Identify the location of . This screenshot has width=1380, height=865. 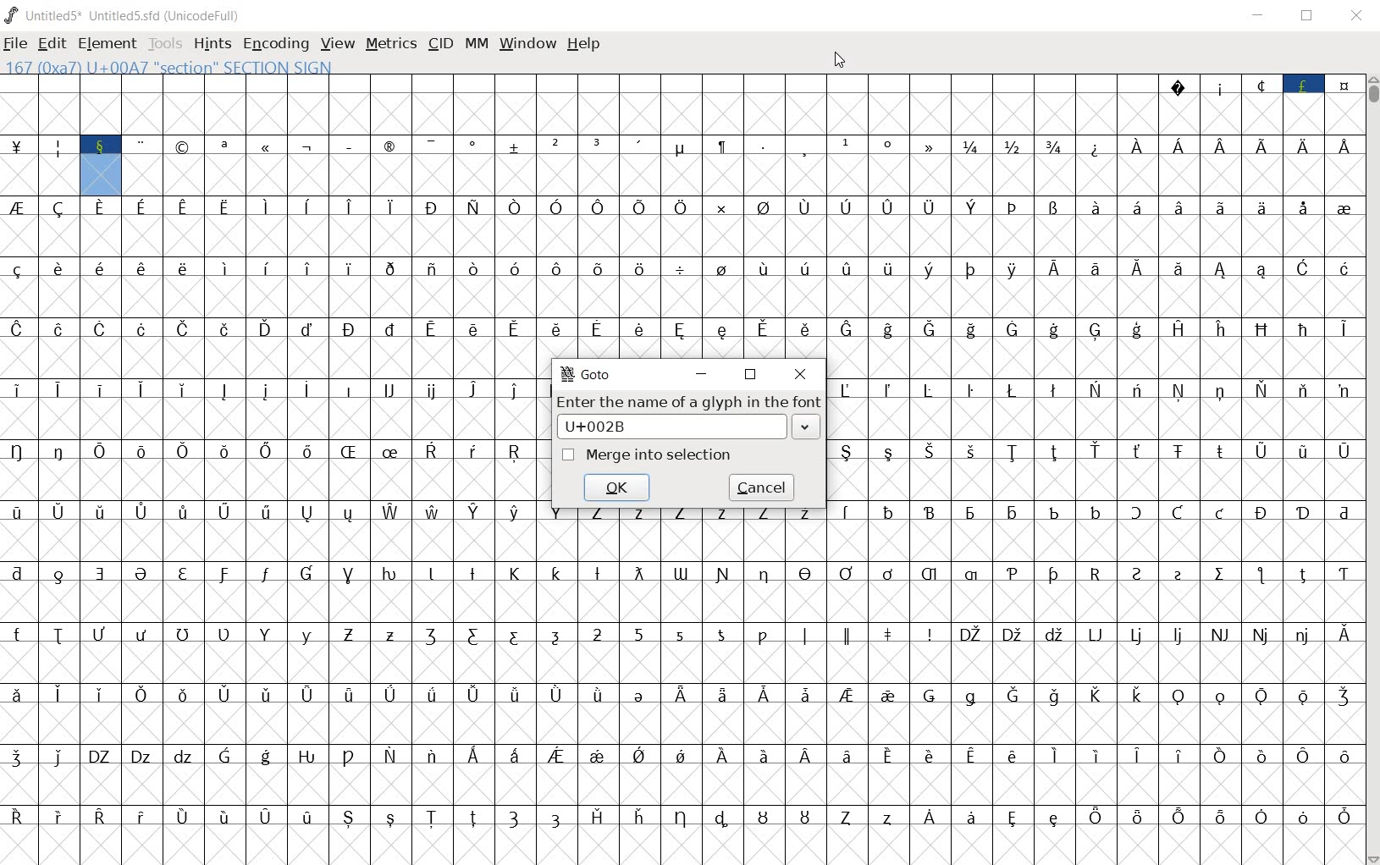
(63, 774).